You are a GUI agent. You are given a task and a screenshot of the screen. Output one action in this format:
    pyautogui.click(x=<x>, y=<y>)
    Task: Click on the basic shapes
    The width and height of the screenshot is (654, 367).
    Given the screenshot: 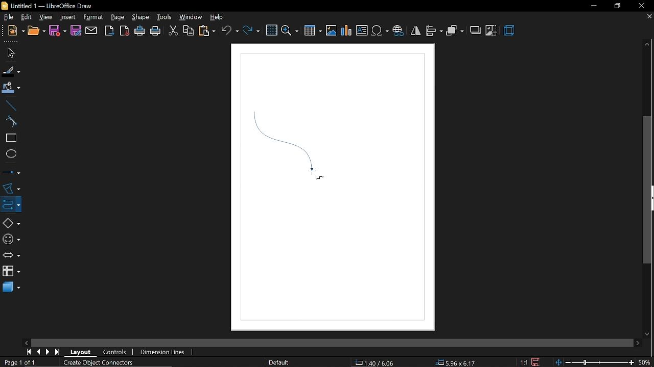 What is the action you would take?
    pyautogui.click(x=9, y=221)
    